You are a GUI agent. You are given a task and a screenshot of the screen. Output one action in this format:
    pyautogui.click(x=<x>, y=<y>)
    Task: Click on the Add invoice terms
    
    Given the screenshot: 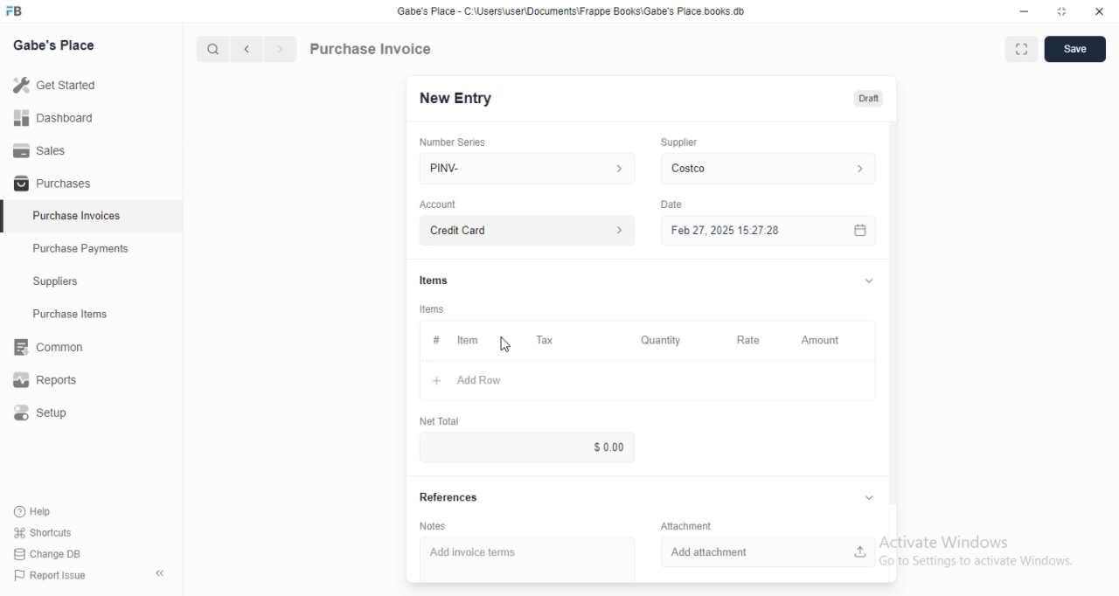 What is the action you would take?
    pyautogui.click(x=527, y=559)
    